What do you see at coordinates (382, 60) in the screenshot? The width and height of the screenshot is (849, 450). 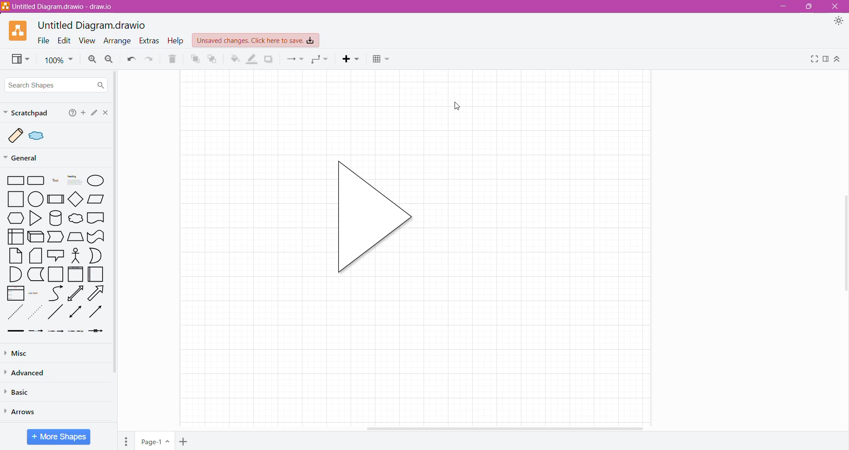 I see `Table` at bounding box center [382, 60].